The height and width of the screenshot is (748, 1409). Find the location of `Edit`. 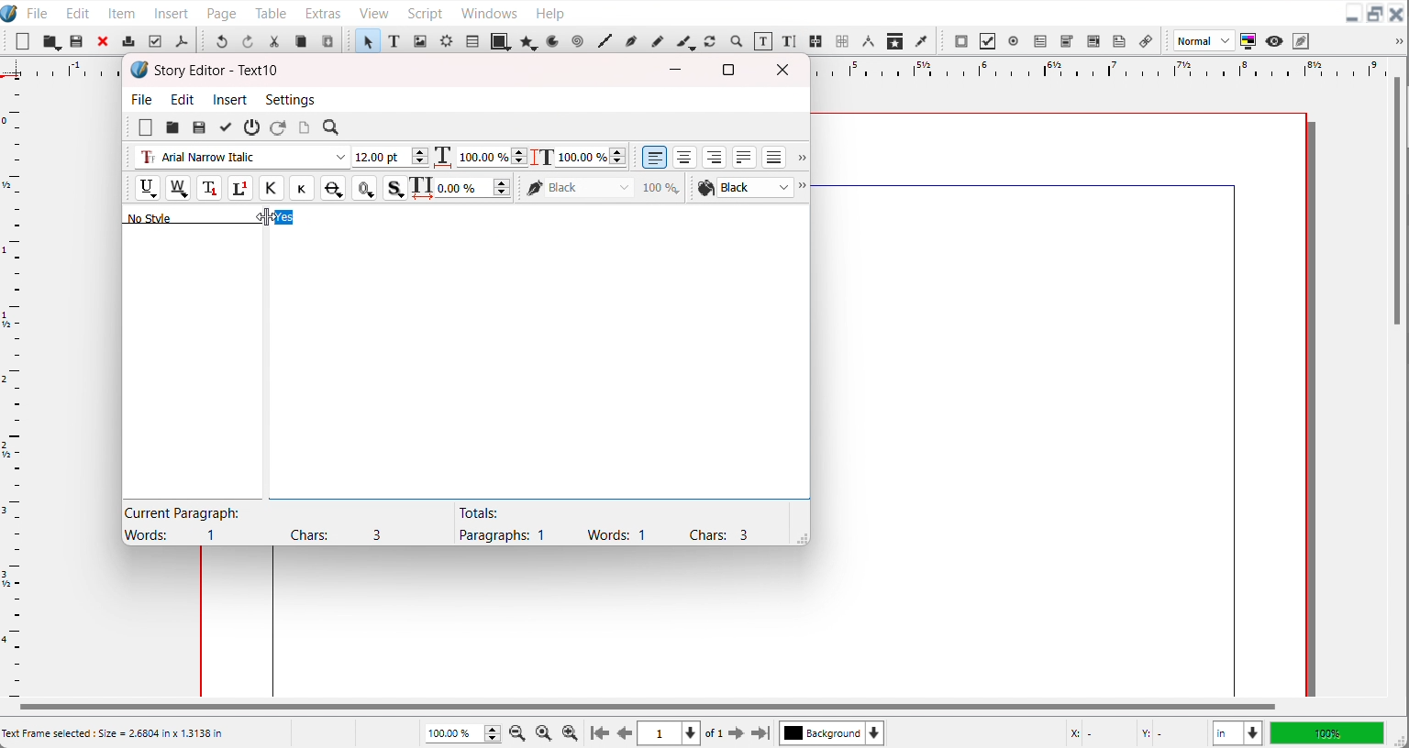

Edit is located at coordinates (183, 99).